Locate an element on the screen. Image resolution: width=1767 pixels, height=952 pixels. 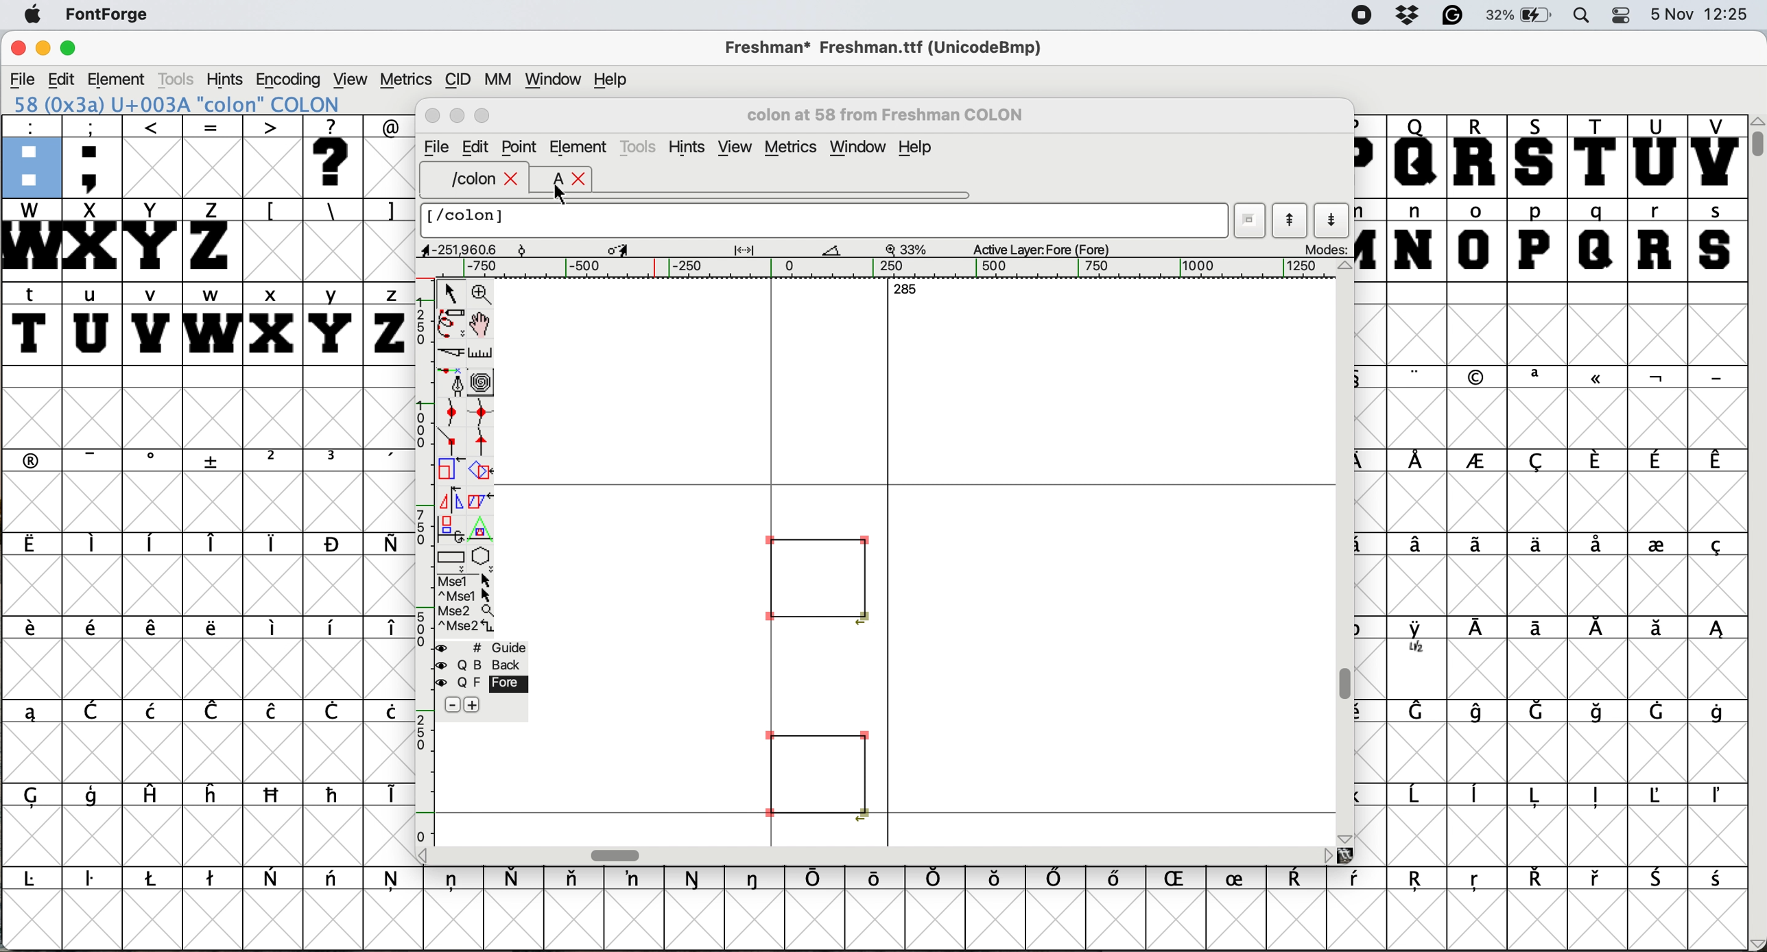
symbol is located at coordinates (387, 545).